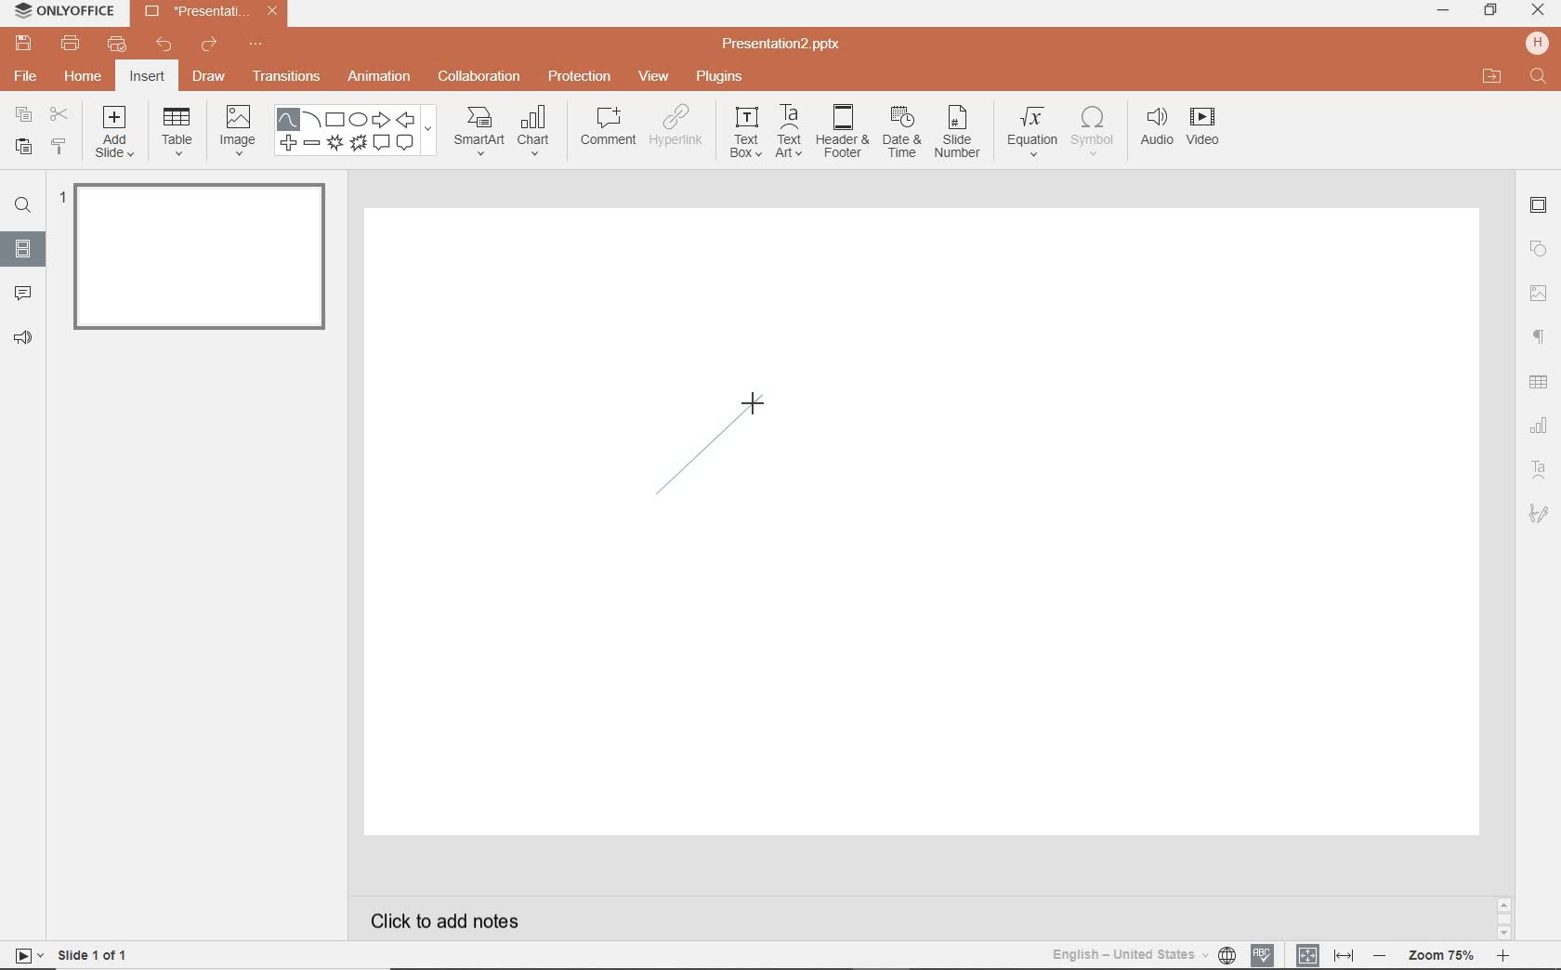  Describe the element at coordinates (1537, 335) in the screenshot. I see `PARAGRAPH SETTINGS` at that location.